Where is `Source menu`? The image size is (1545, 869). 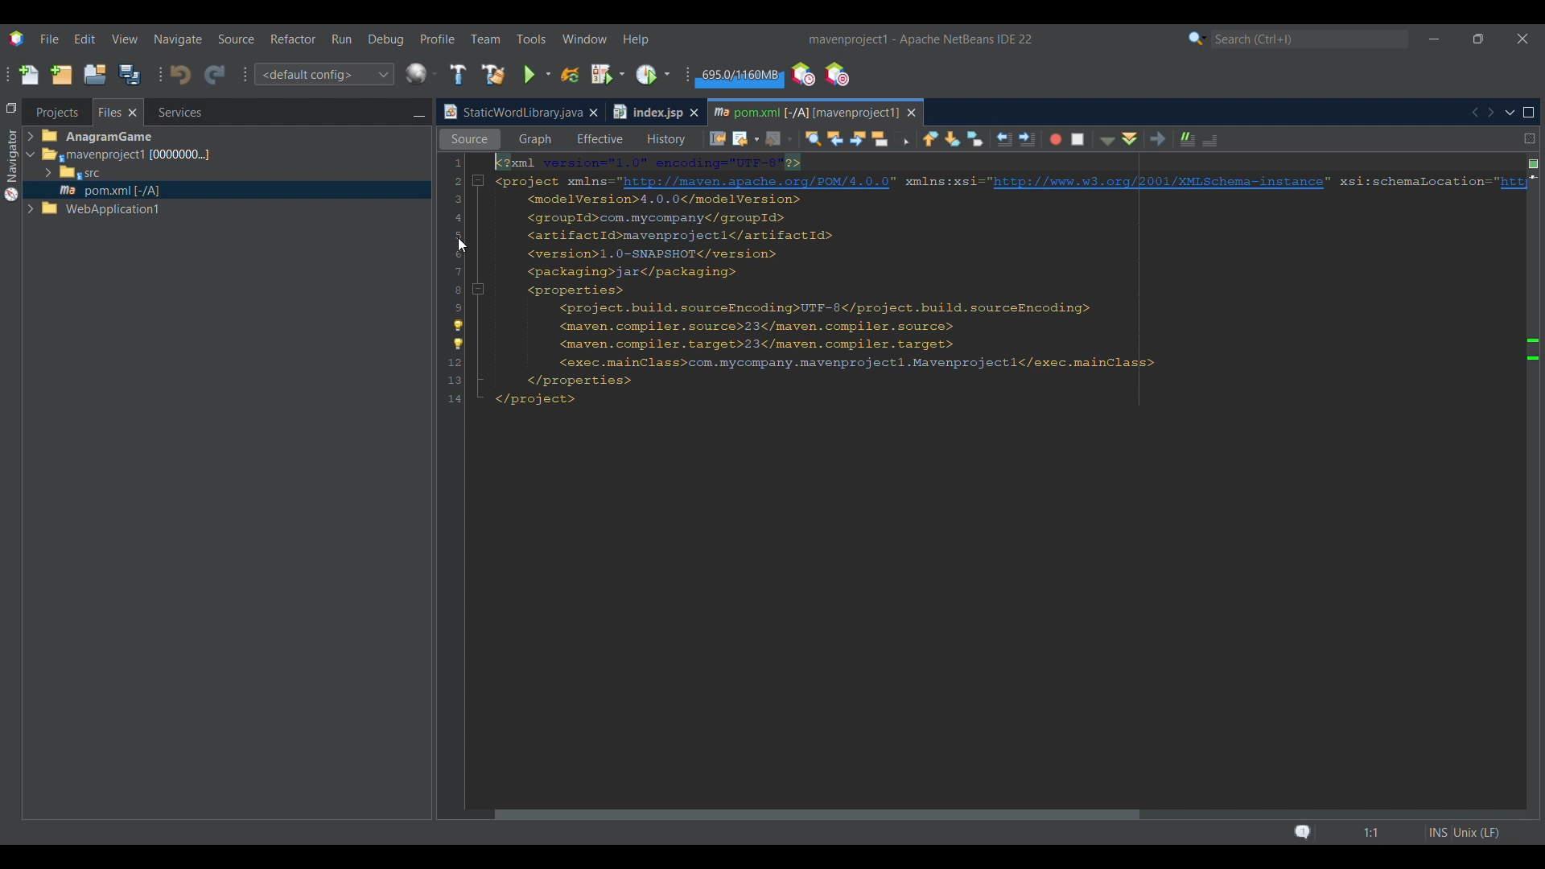
Source menu is located at coordinates (237, 39).